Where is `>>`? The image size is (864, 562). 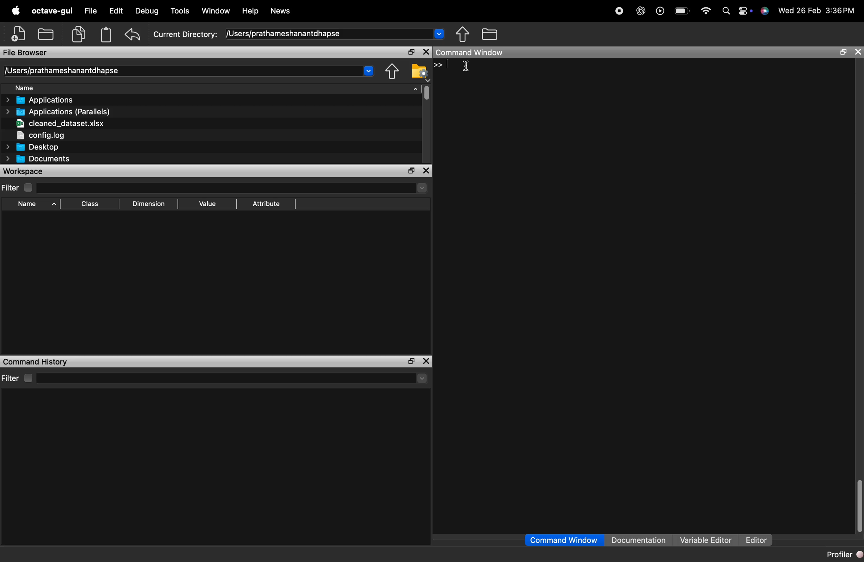 >> is located at coordinates (442, 64).